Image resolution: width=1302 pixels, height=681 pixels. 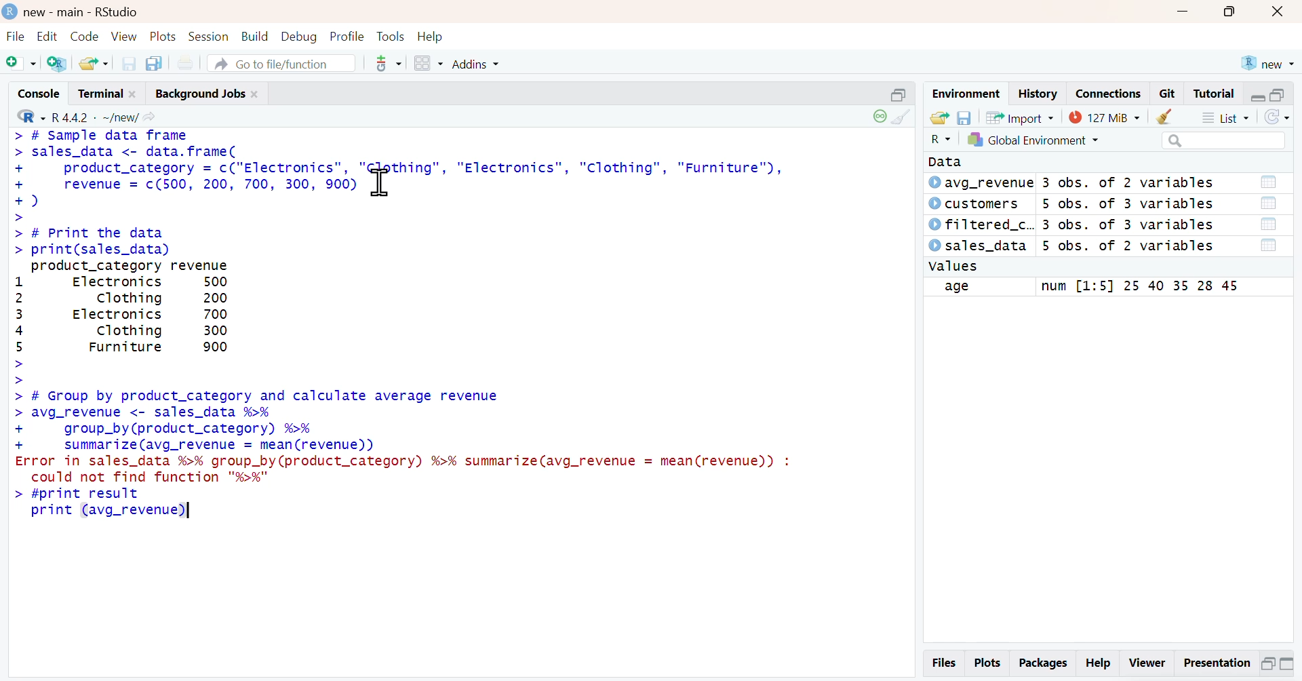 What do you see at coordinates (298, 37) in the screenshot?
I see `Debug` at bounding box center [298, 37].